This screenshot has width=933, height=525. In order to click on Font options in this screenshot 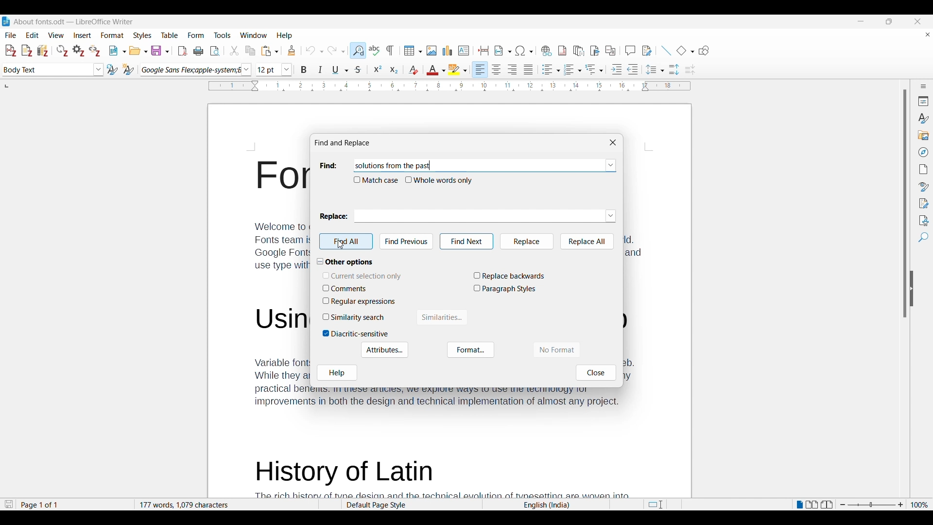, I will do `click(246, 70)`.